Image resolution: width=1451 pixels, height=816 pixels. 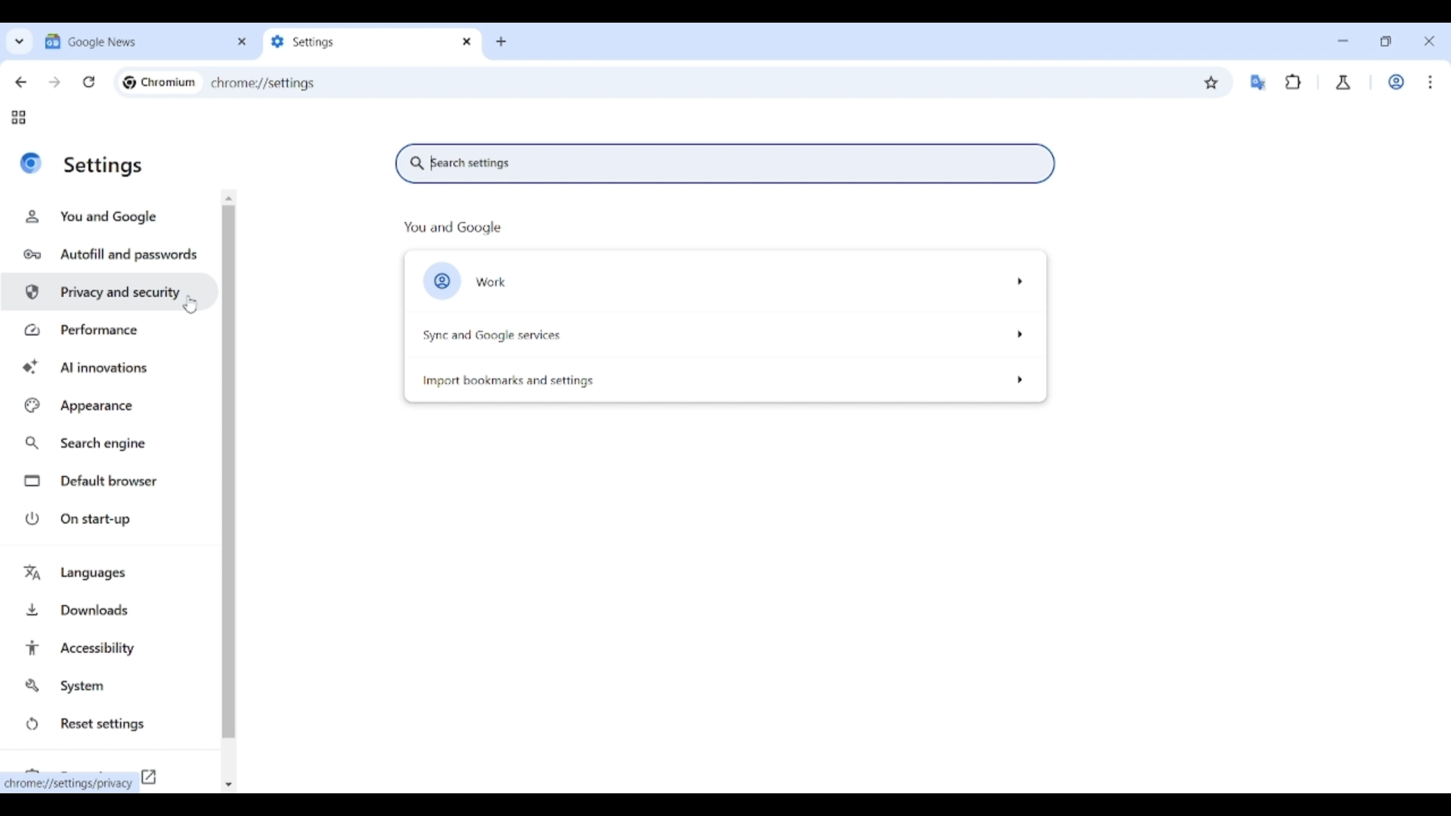 I want to click on Close tab 2, so click(x=468, y=42).